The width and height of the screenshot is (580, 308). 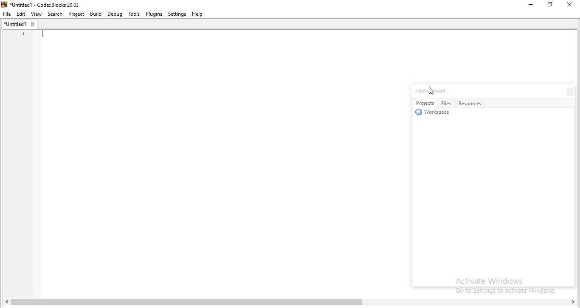 What do you see at coordinates (292, 303) in the screenshot?
I see `scroll bar` at bounding box center [292, 303].